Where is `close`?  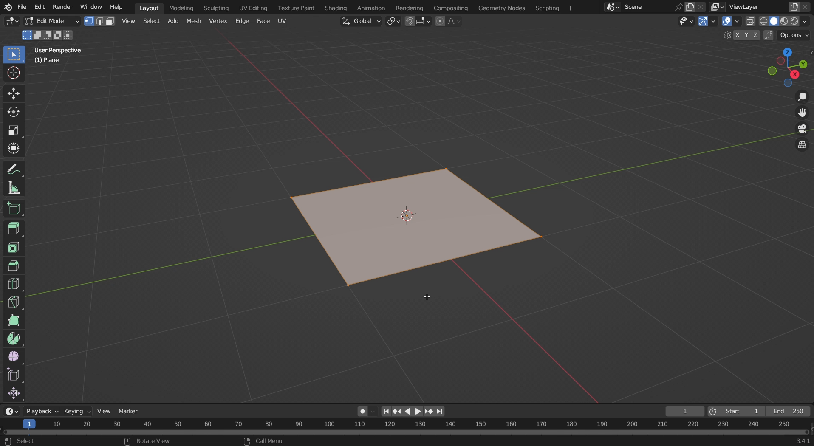 close is located at coordinates (702, 6).